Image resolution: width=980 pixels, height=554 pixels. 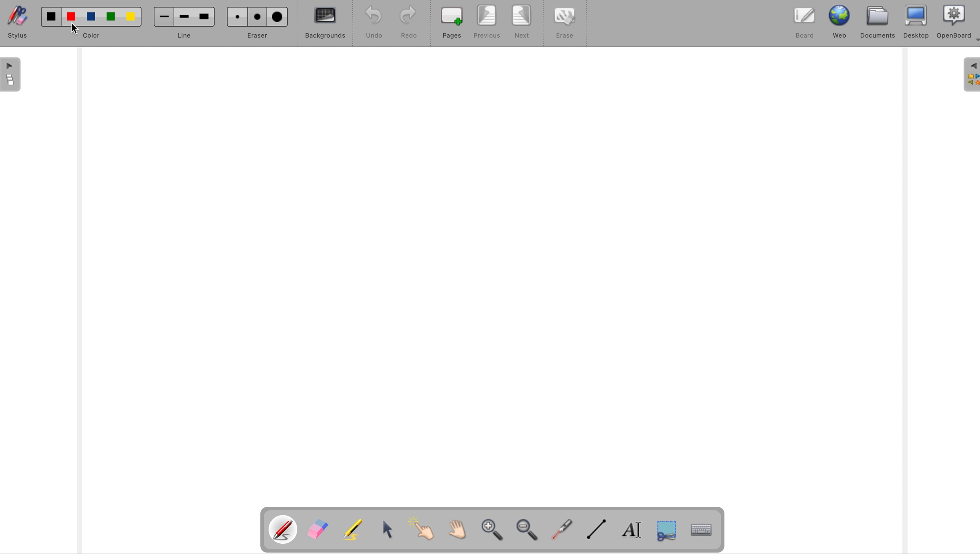 I want to click on previous, so click(x=488, y=22).